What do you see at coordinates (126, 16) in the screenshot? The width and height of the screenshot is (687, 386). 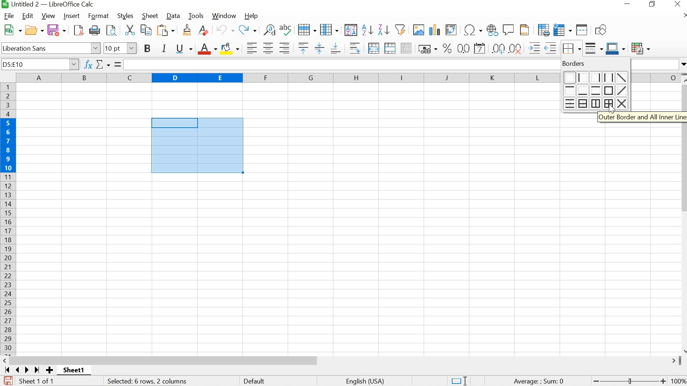 I see `STYLES` at bounding box center [126, 16].